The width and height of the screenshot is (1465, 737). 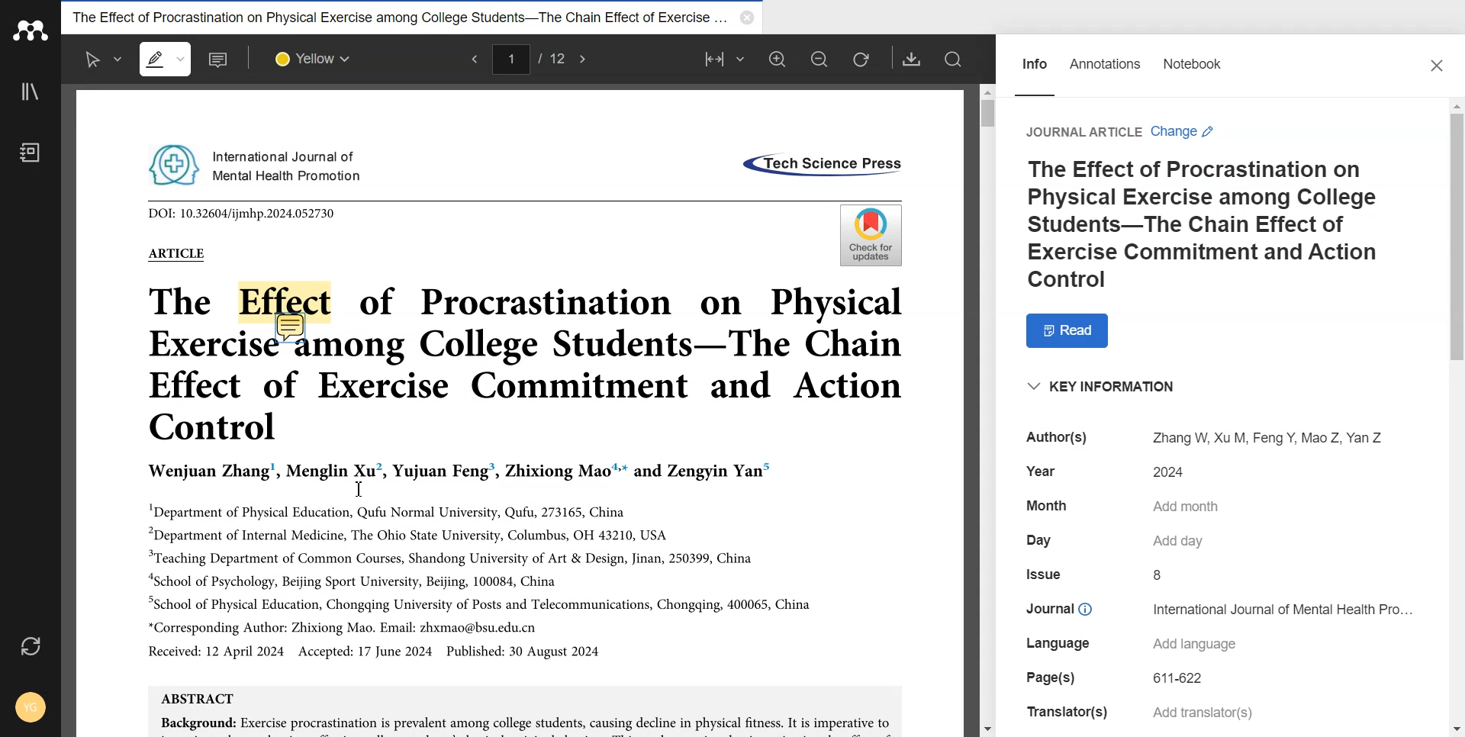 I want to click on International Journal of
Mental Health Promotion, so click(x=258, y=163).